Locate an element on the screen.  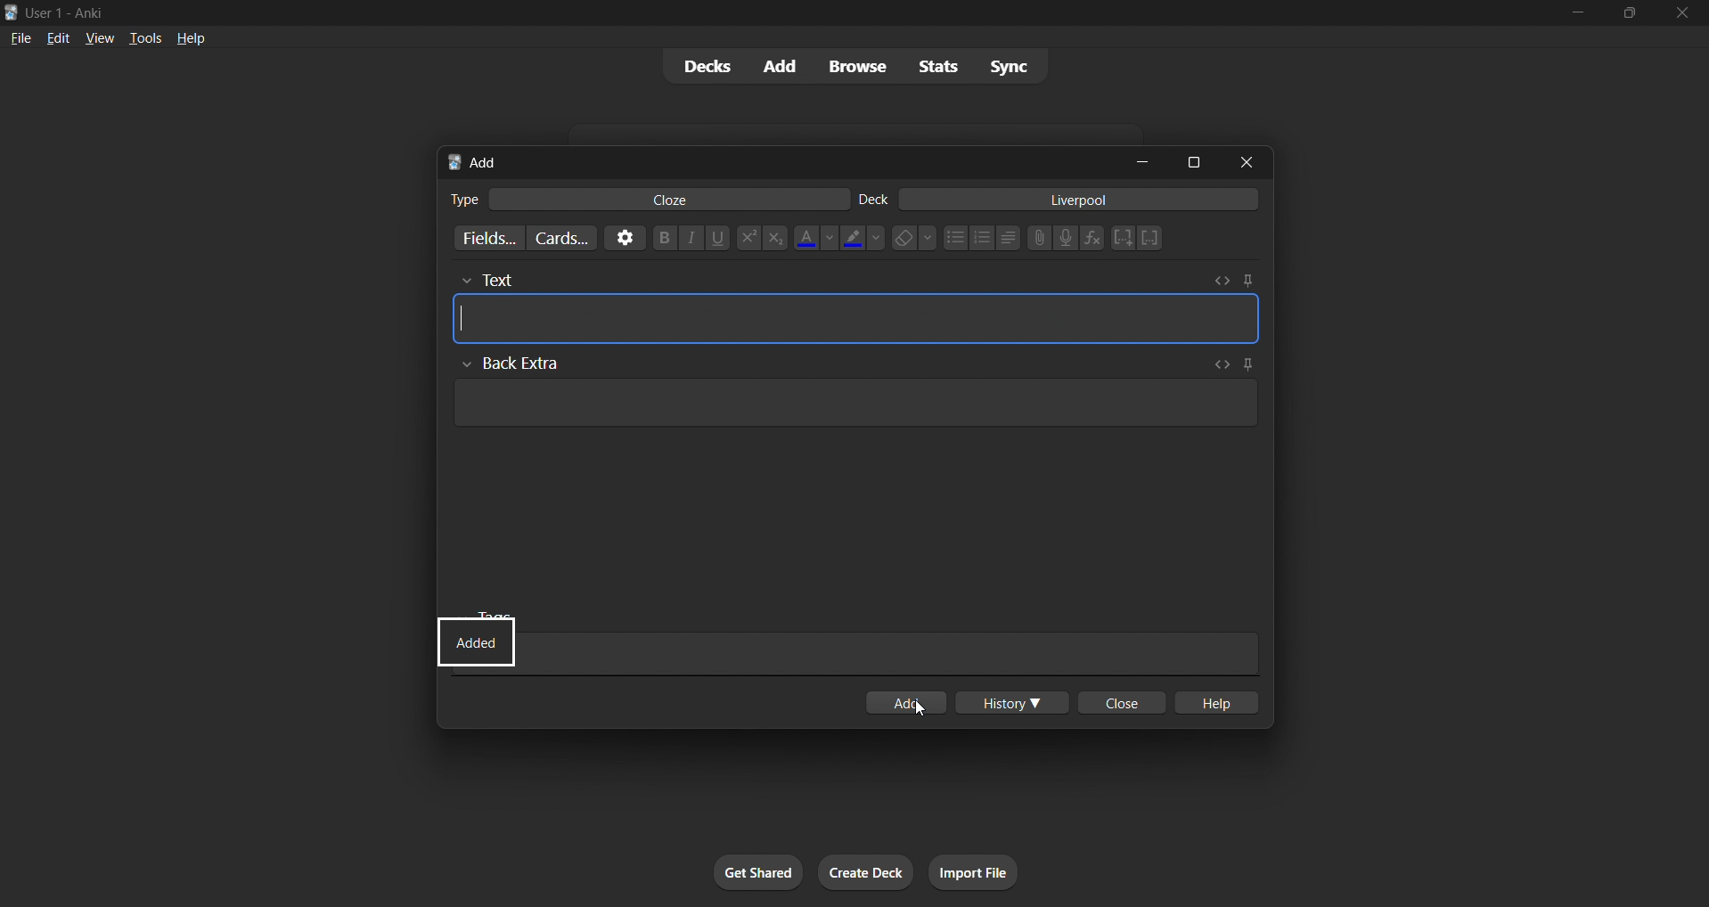
sync is located at coordinates (1009, 66).